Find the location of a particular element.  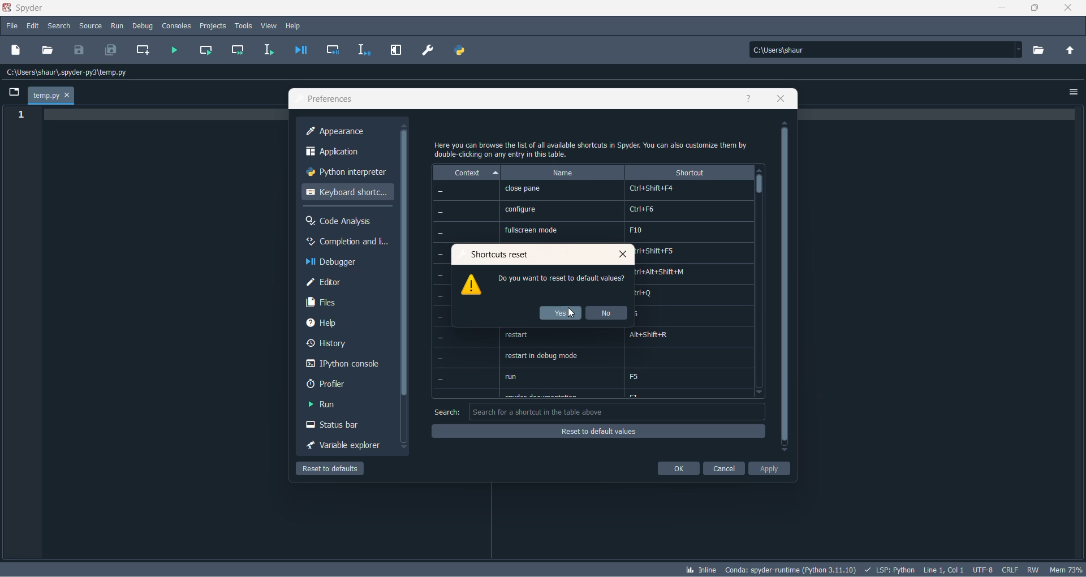

folder is located at coordinates (13, 93).